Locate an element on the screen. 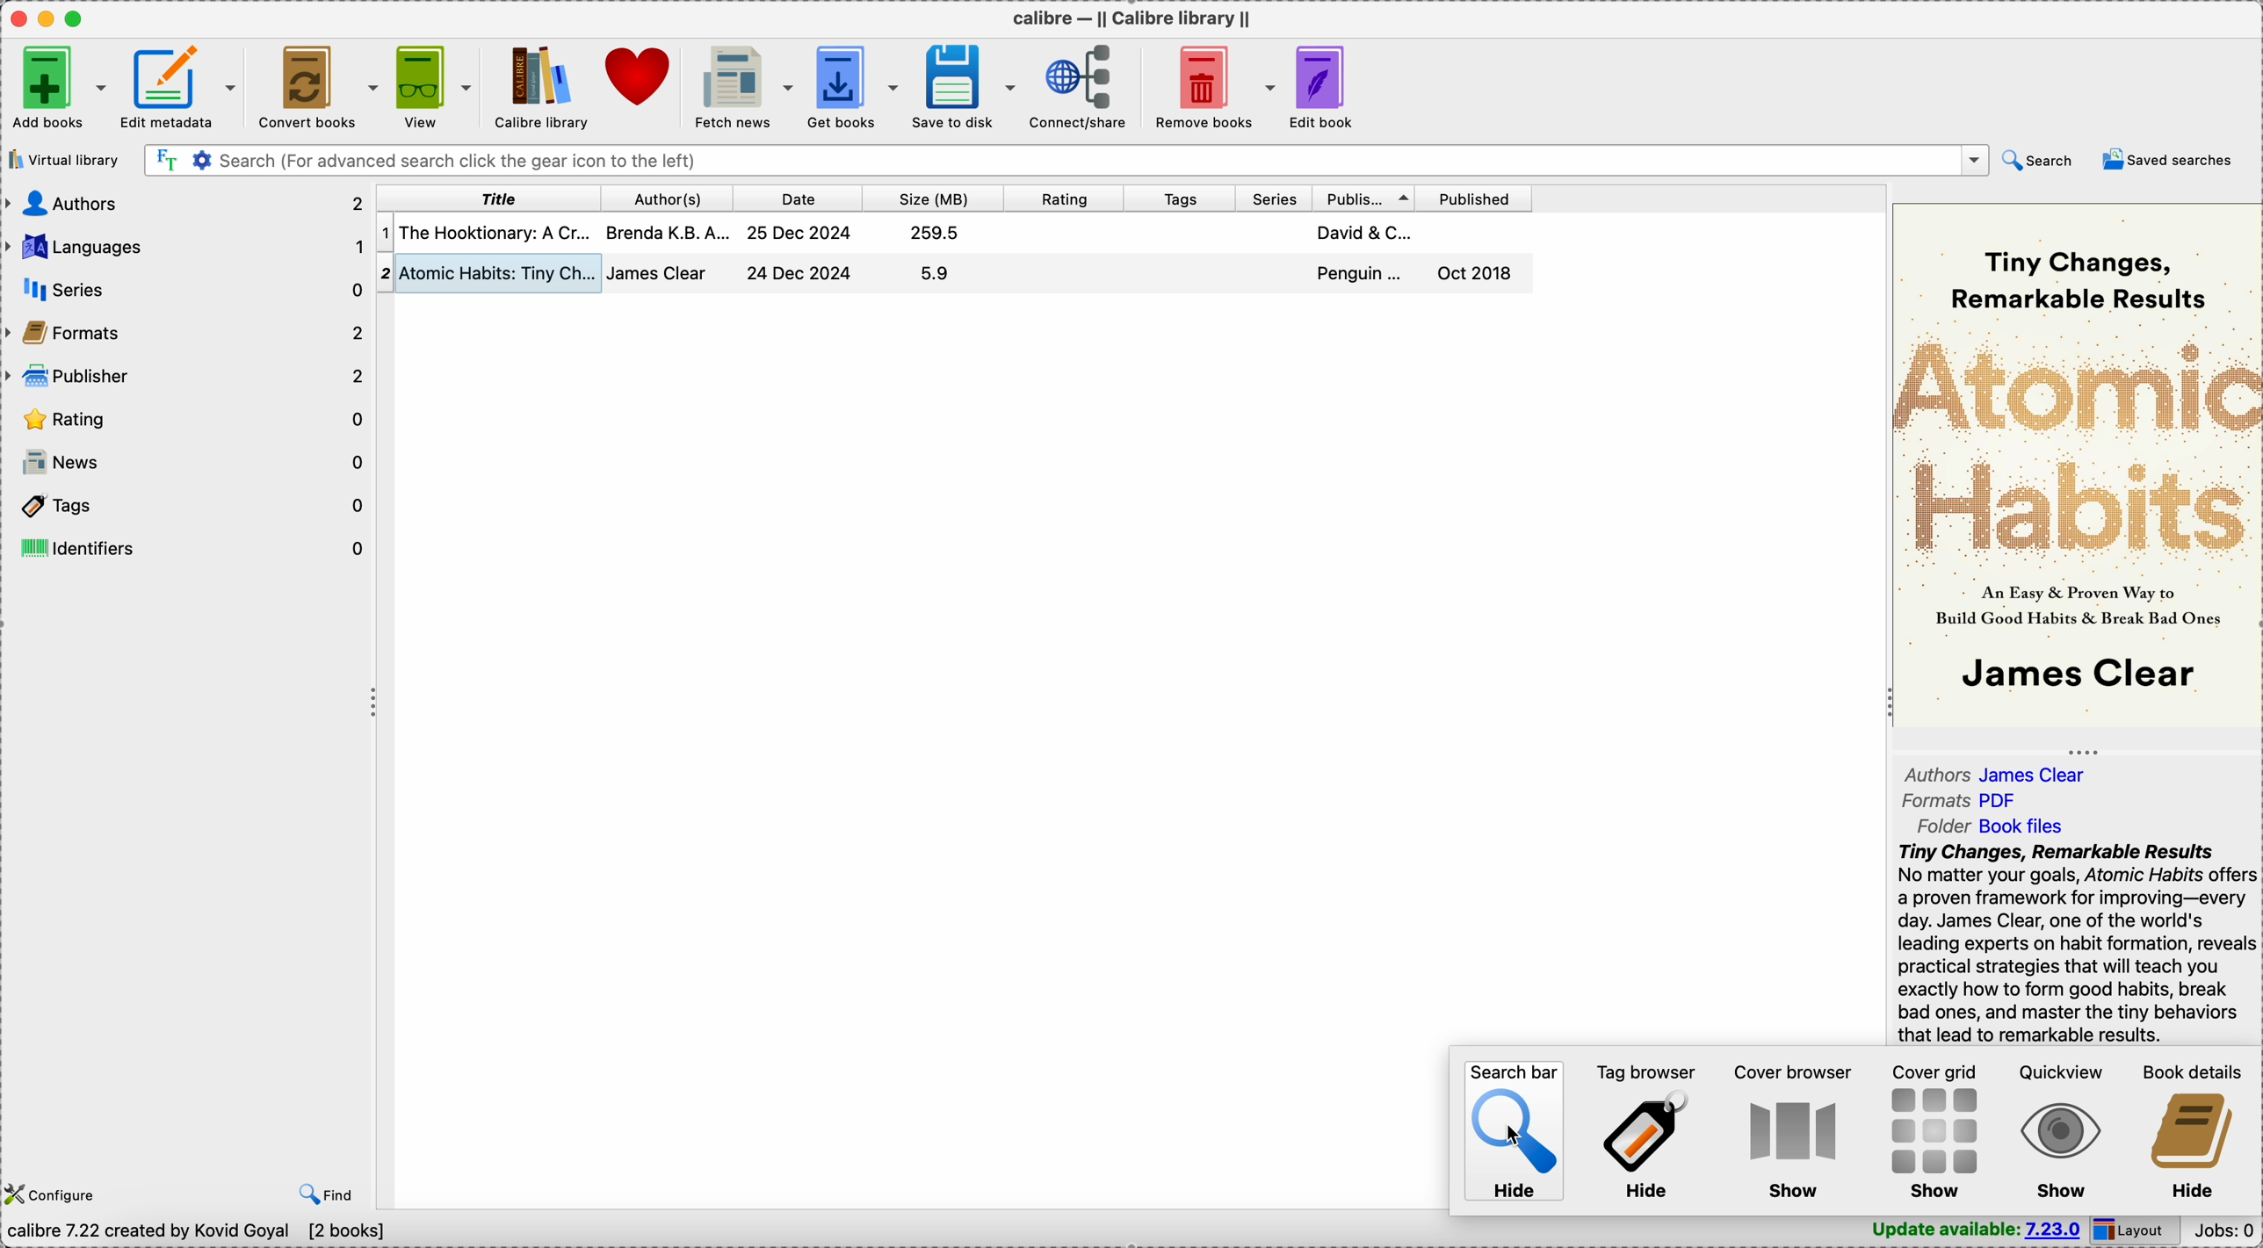  24 Dec 2024 is located at coordinates (799, 272).